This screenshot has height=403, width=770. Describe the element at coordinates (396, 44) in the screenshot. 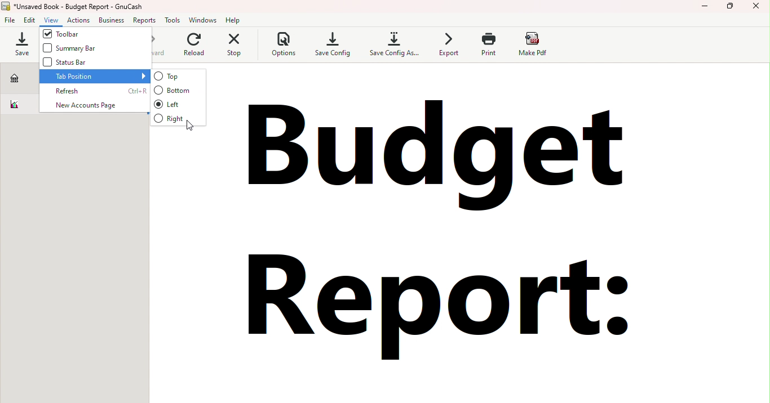

I see `Save config as` at that location.